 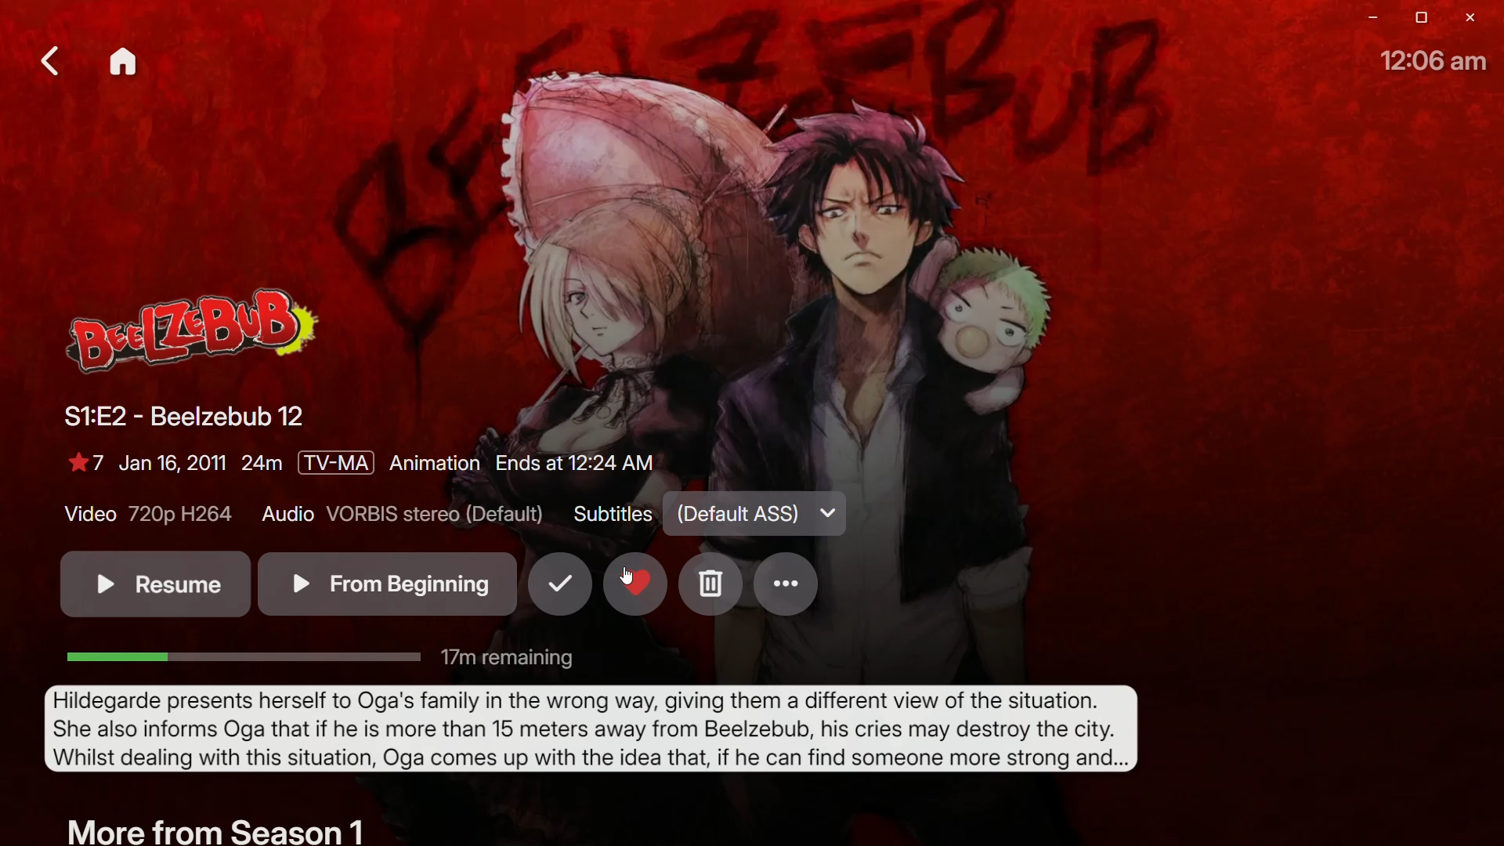 I want to click on Close, so click(x=1473, y=20).